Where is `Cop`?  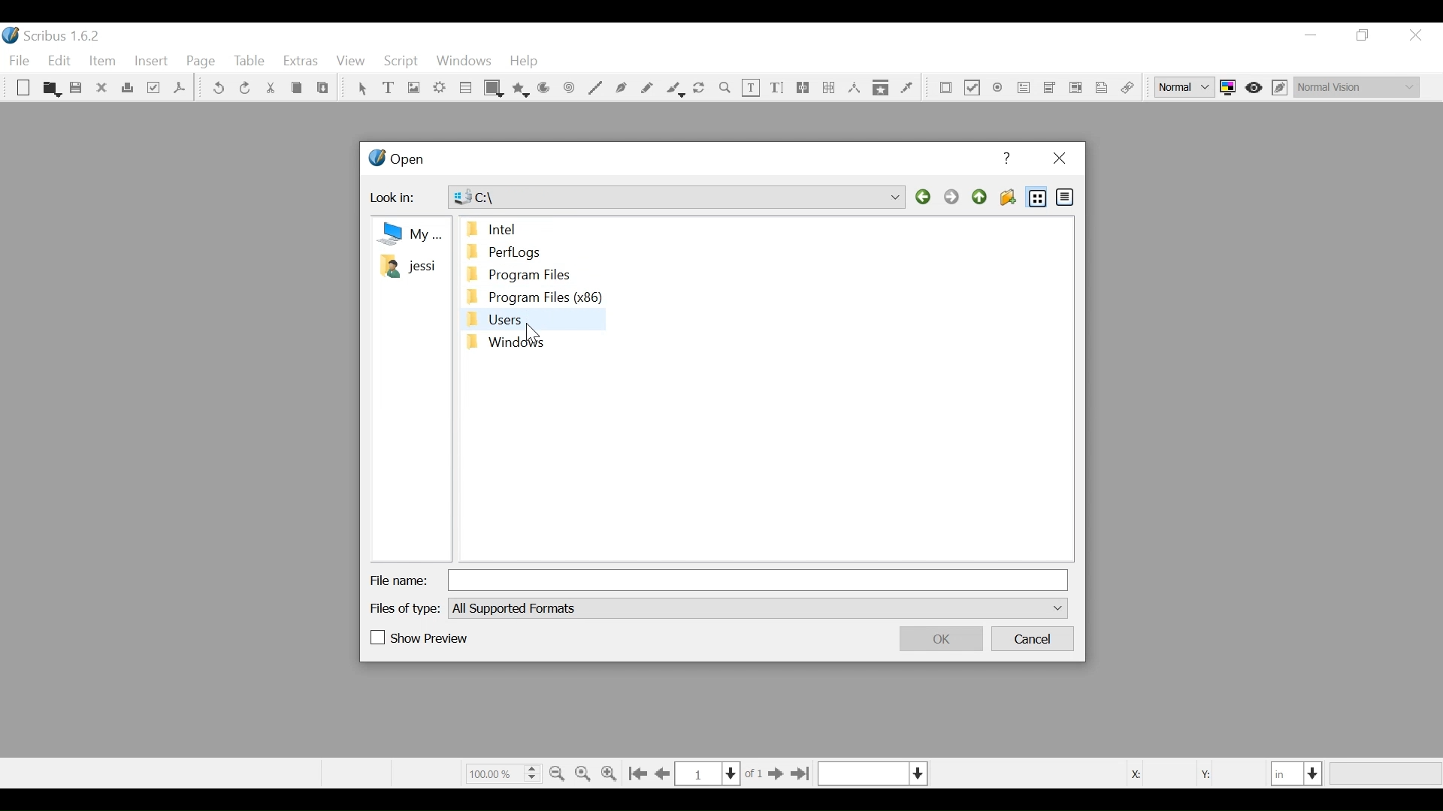 Cop is located at coordinates (296, 89).